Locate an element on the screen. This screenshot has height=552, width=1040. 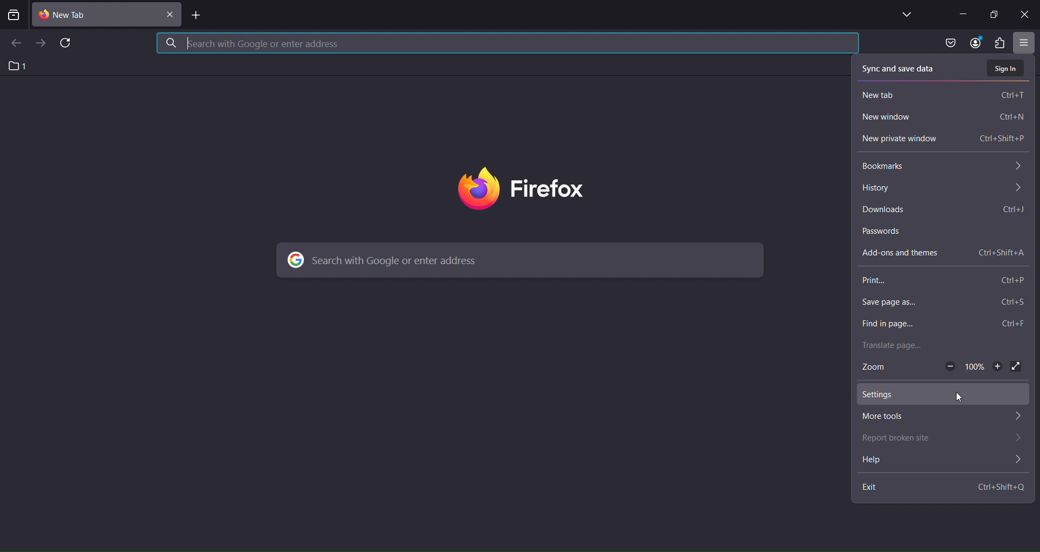
extensions is located at coordinates (999, 44).